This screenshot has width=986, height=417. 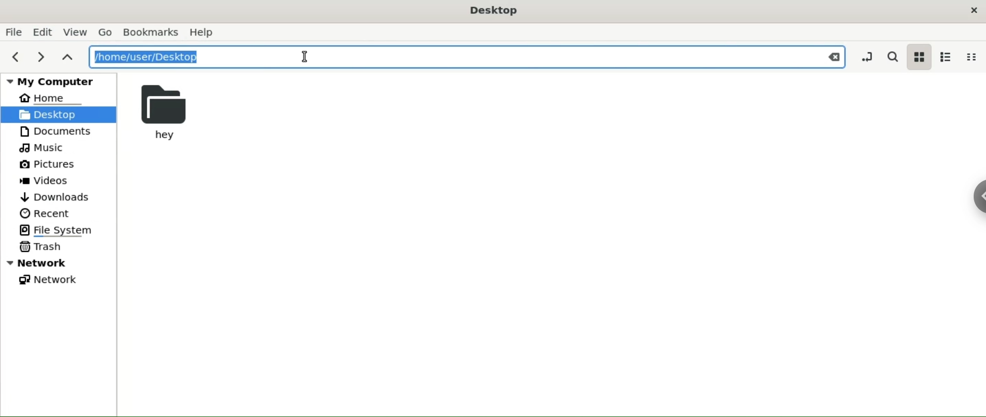 I want to click on list view, so click(x=946, y=55).